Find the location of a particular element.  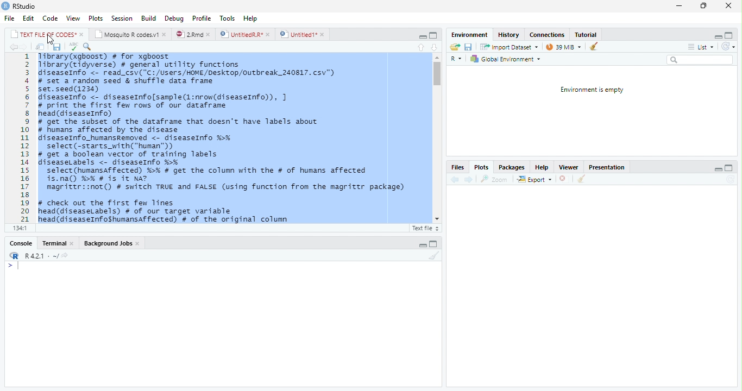

Find/Replace is located at coordinates (127, 46).